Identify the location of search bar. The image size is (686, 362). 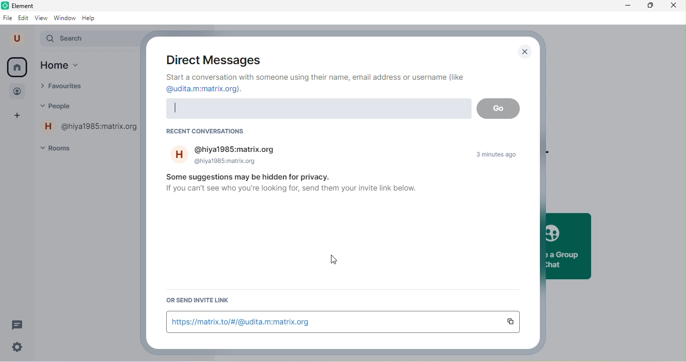
(317, 109).